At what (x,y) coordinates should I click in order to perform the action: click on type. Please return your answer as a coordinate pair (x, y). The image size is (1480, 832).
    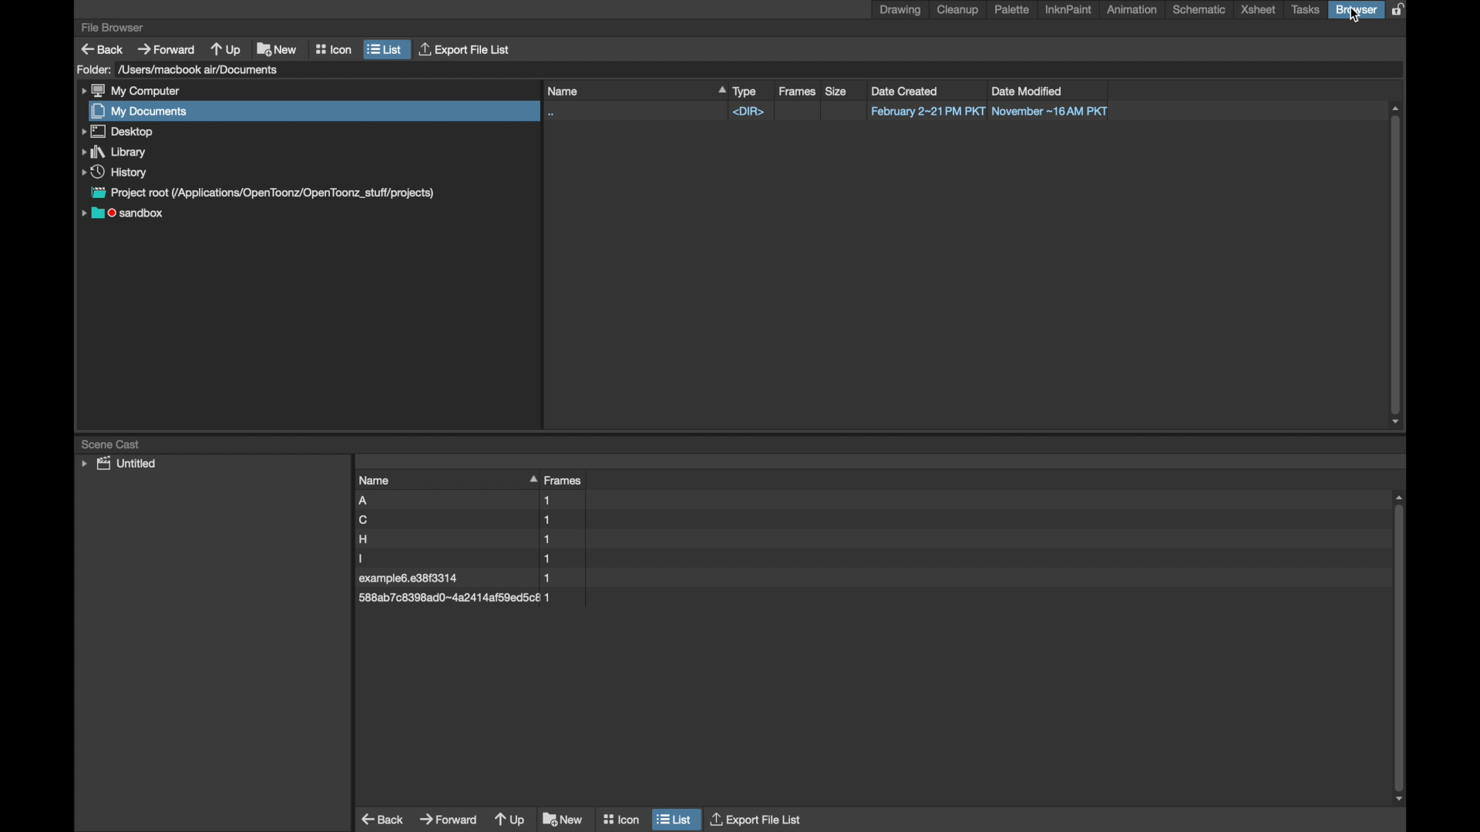
    Looking at the image, I should click on (746, 91).